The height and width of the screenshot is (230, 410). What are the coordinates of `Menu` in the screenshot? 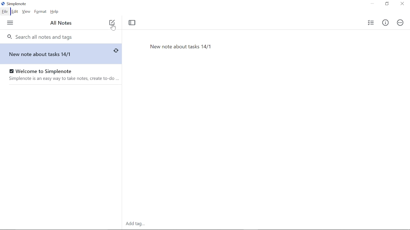 It's located at (11, 23).